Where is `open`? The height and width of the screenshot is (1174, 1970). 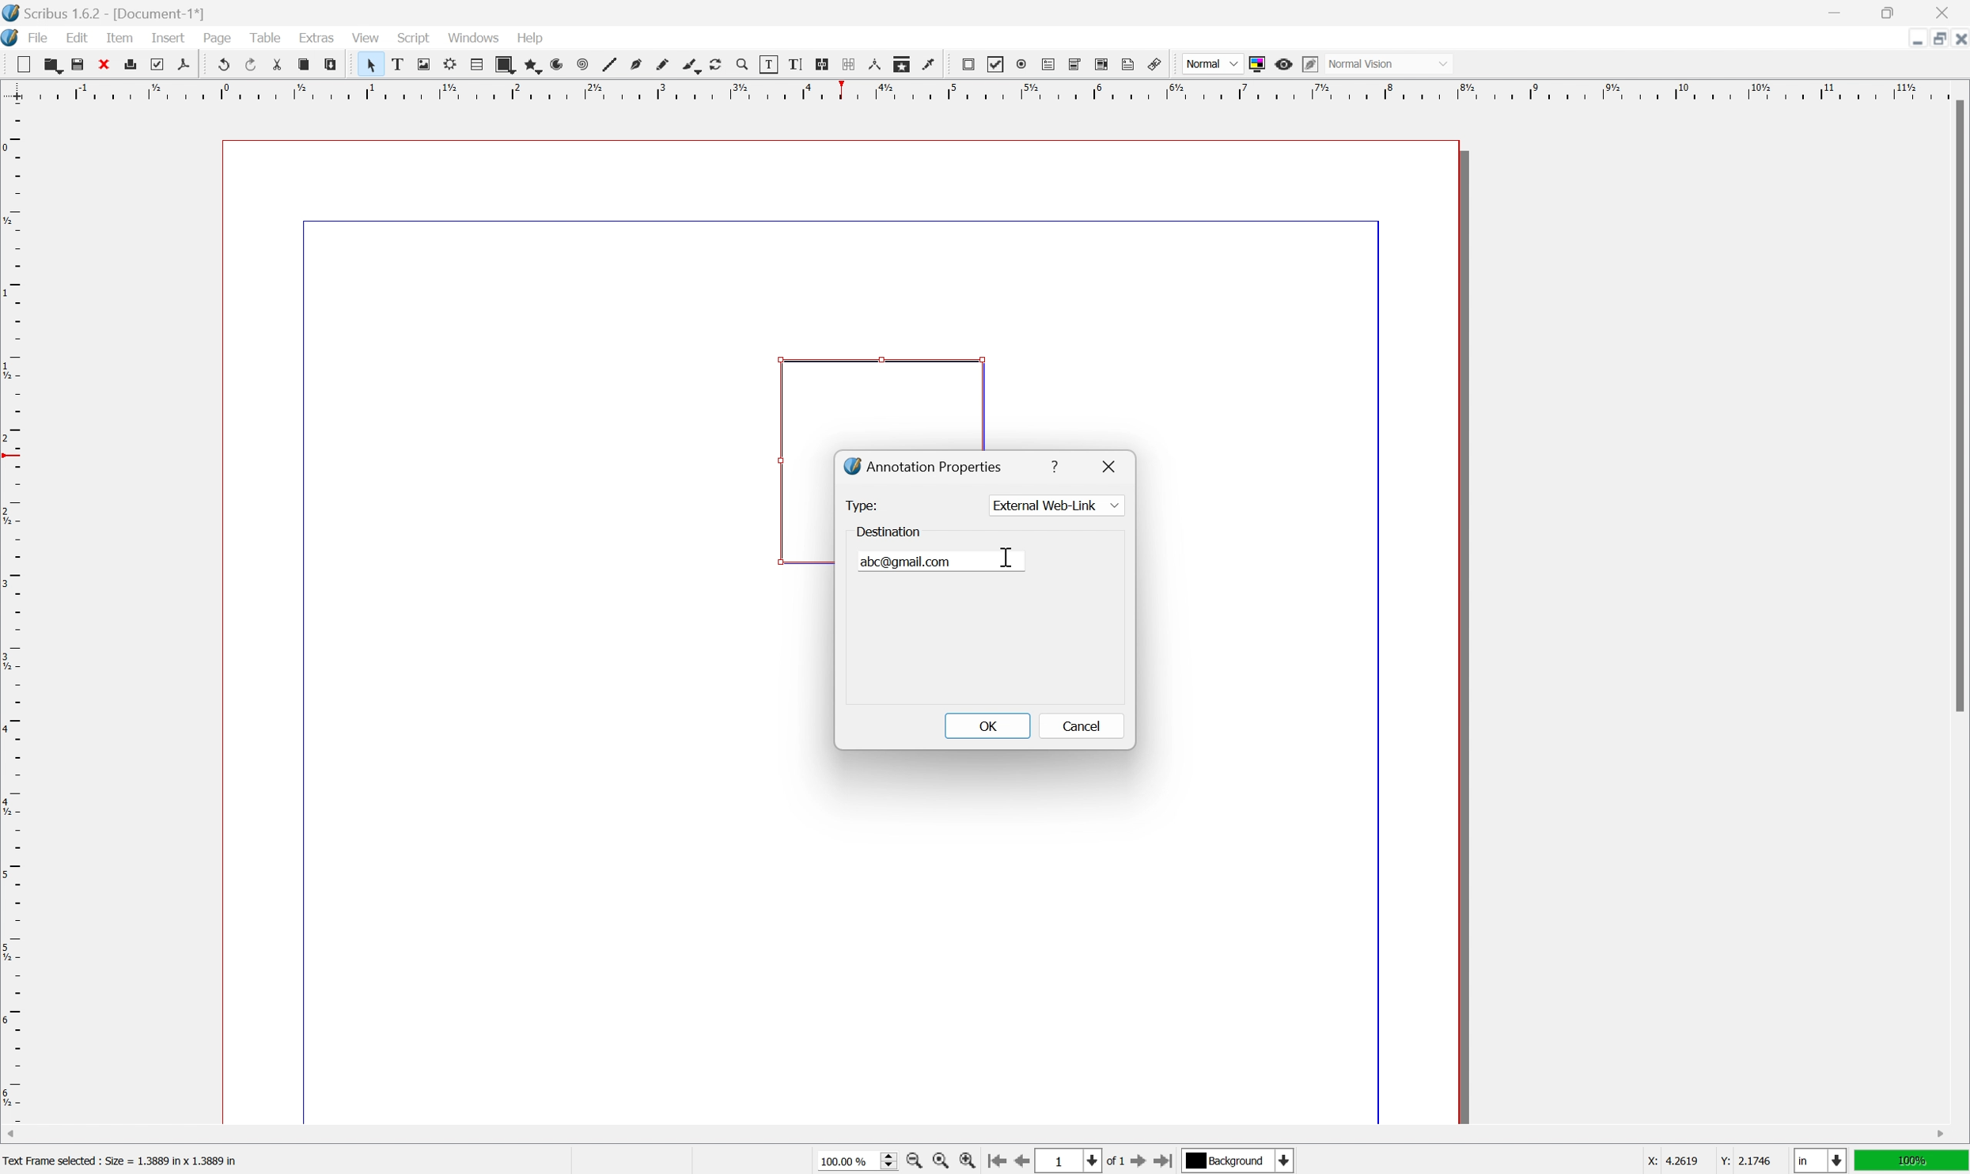 open is located at coordinates (54, 64).